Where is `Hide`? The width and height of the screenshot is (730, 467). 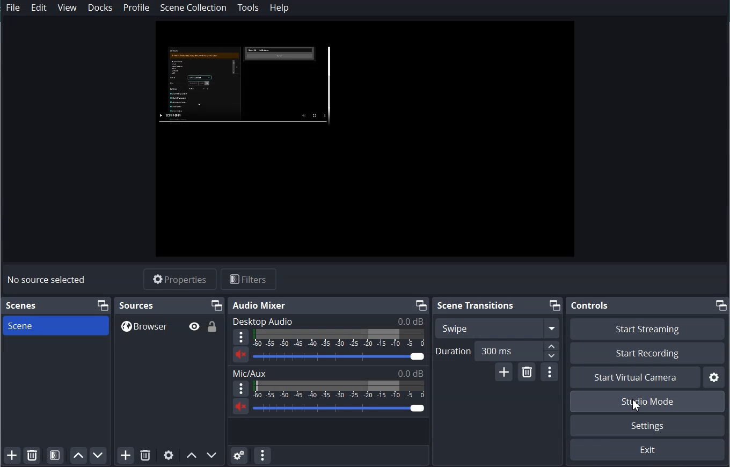
Hide is located at coordinates (194, 326).